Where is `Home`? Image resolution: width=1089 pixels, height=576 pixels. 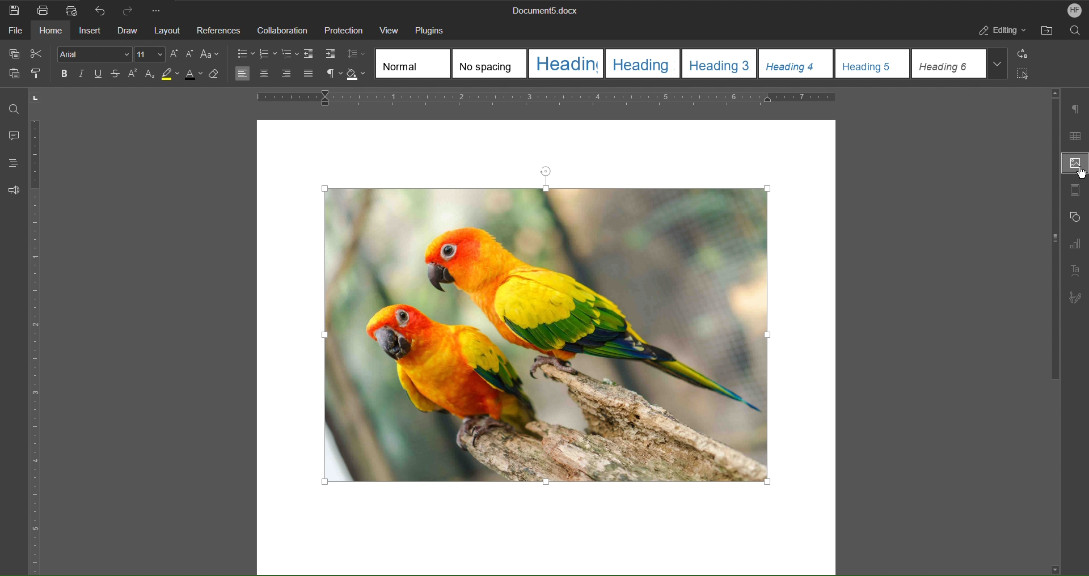 Home is located at coordinates (52, 32).